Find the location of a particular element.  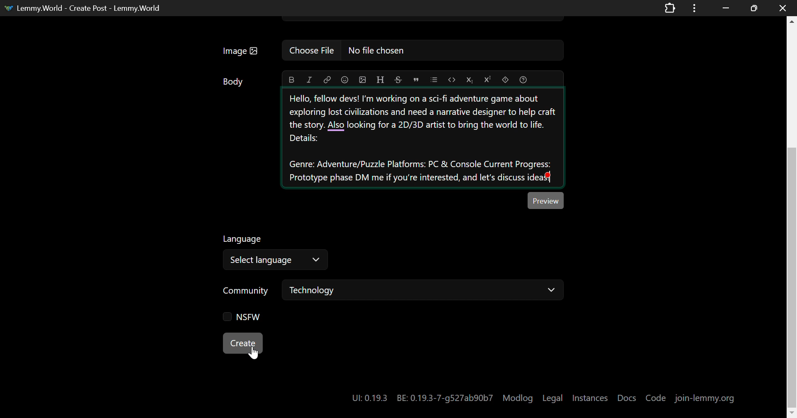

Minimize Window is located at coordinates (752, 8).